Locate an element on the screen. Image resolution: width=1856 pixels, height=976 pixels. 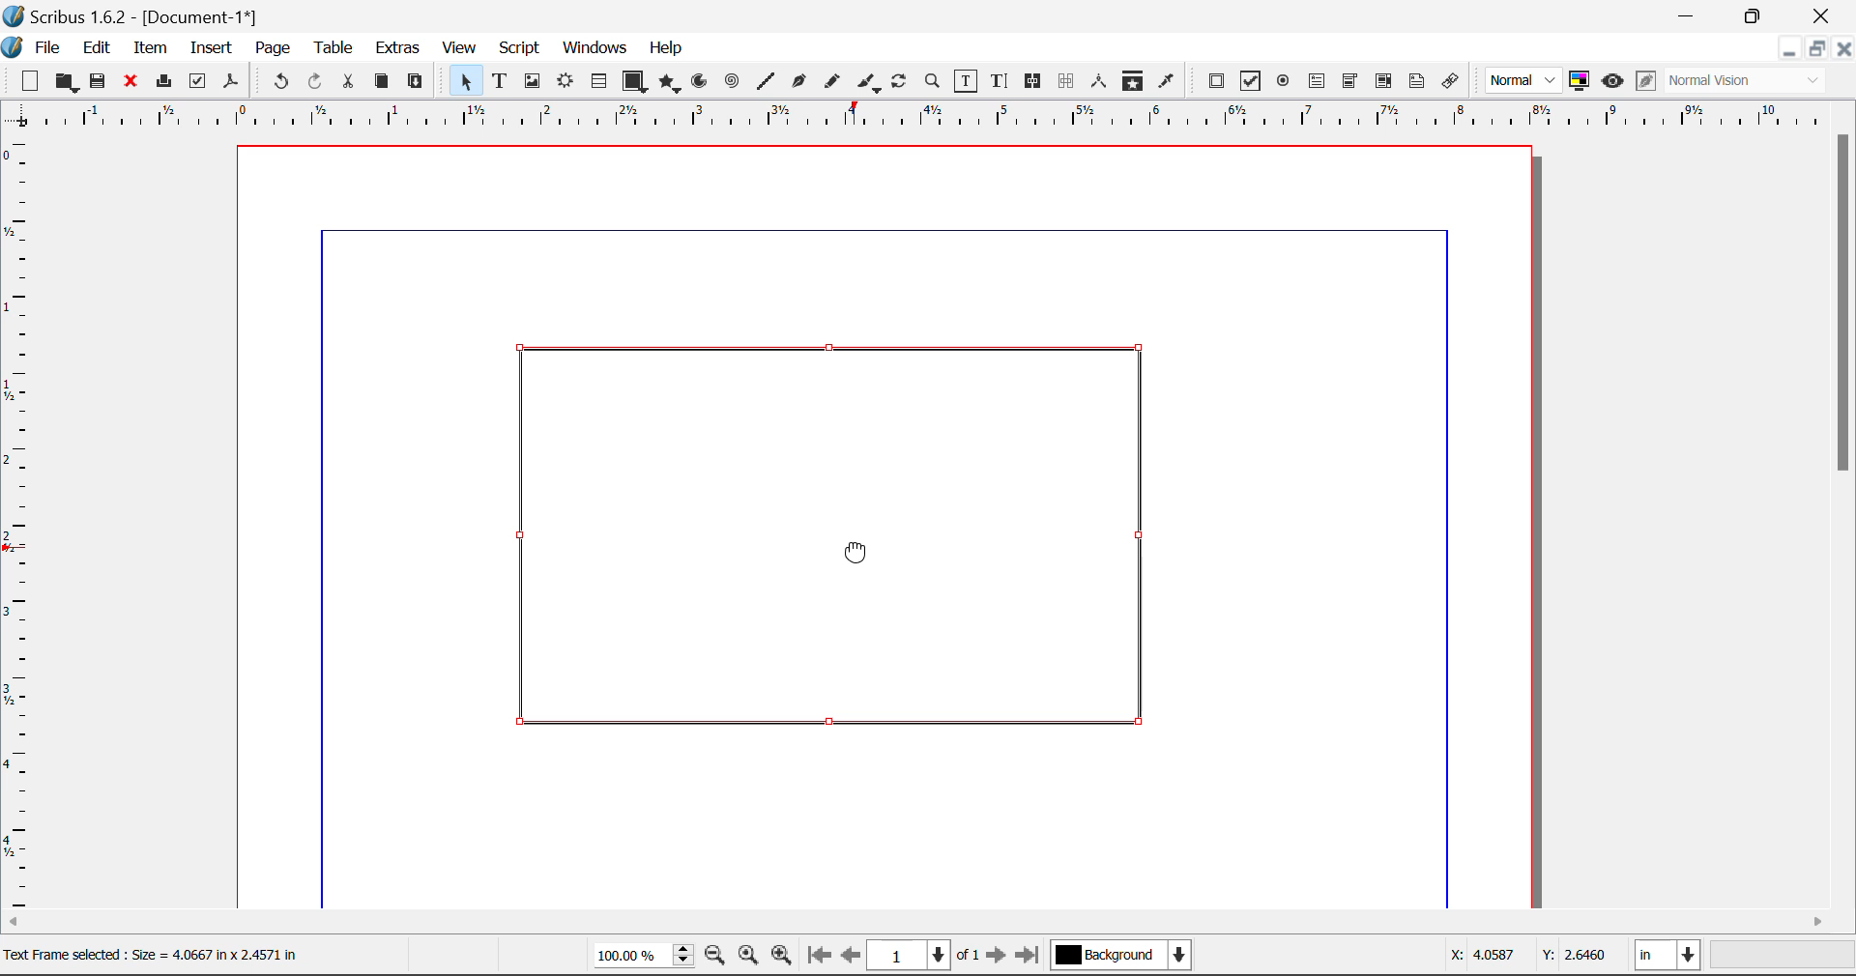
Preview Mode is located at coordinates (1612, 81).